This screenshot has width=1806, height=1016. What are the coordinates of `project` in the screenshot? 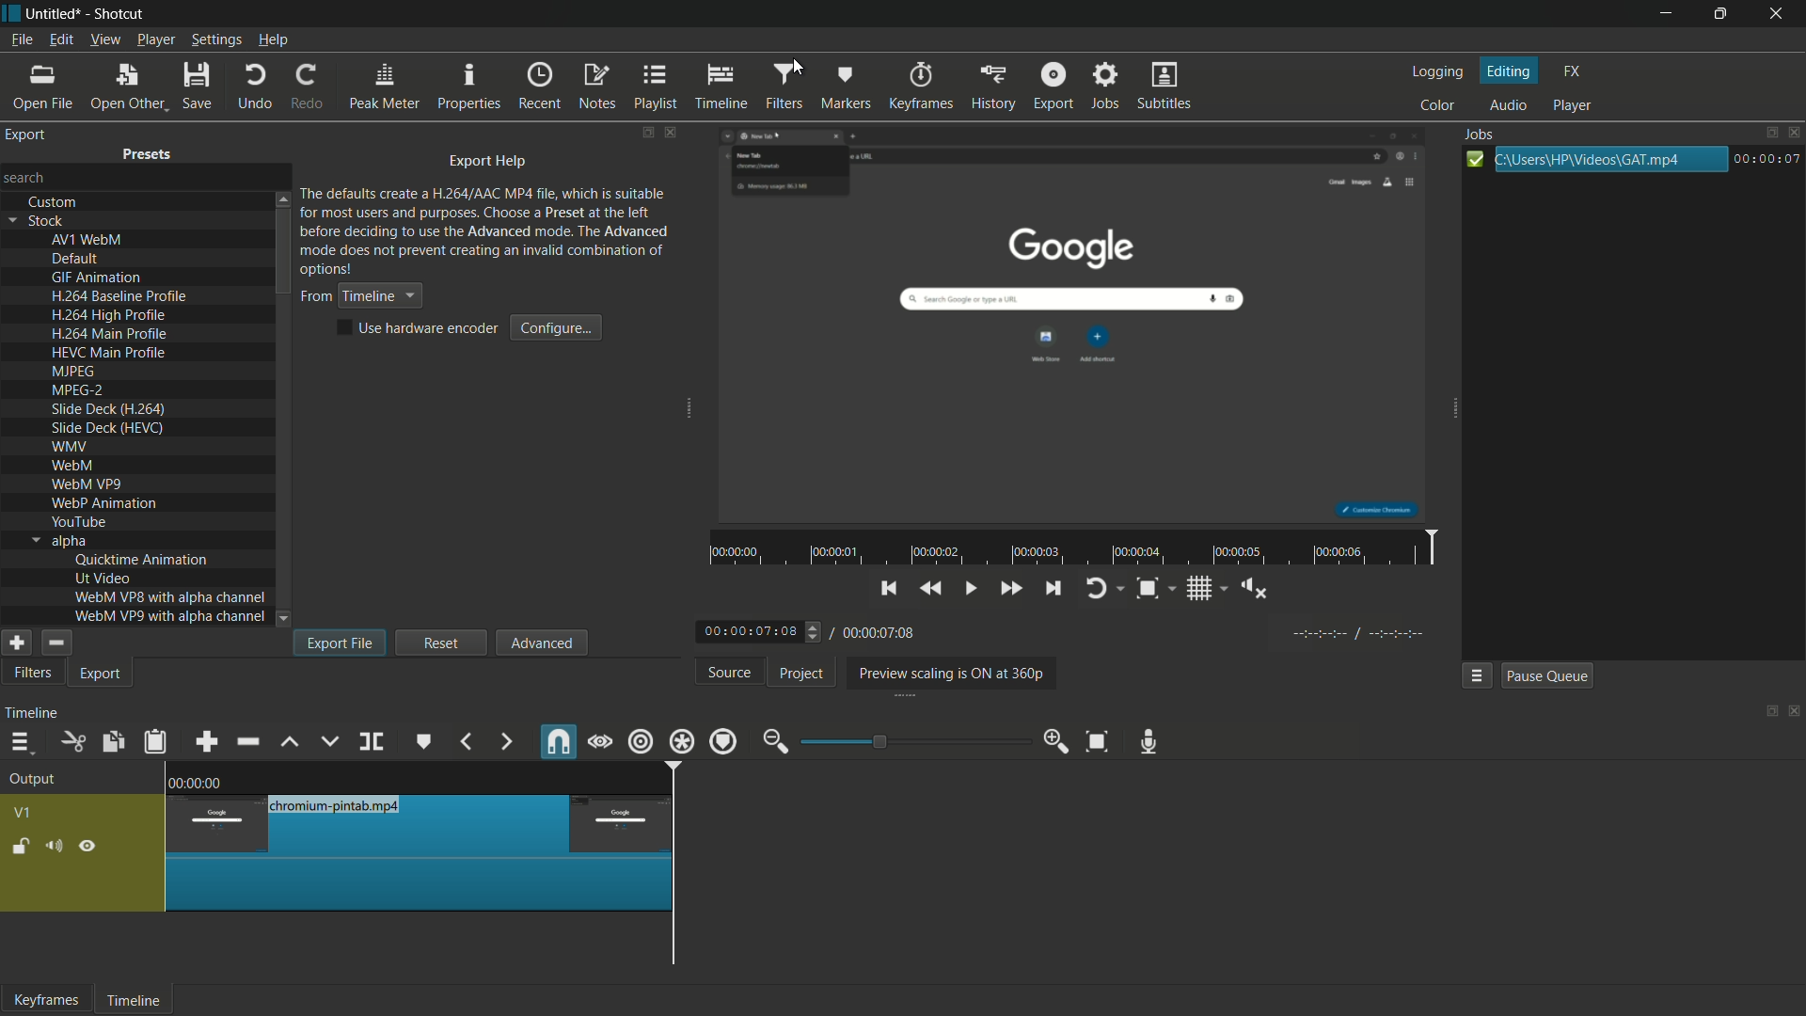 It's located at (802, 674).